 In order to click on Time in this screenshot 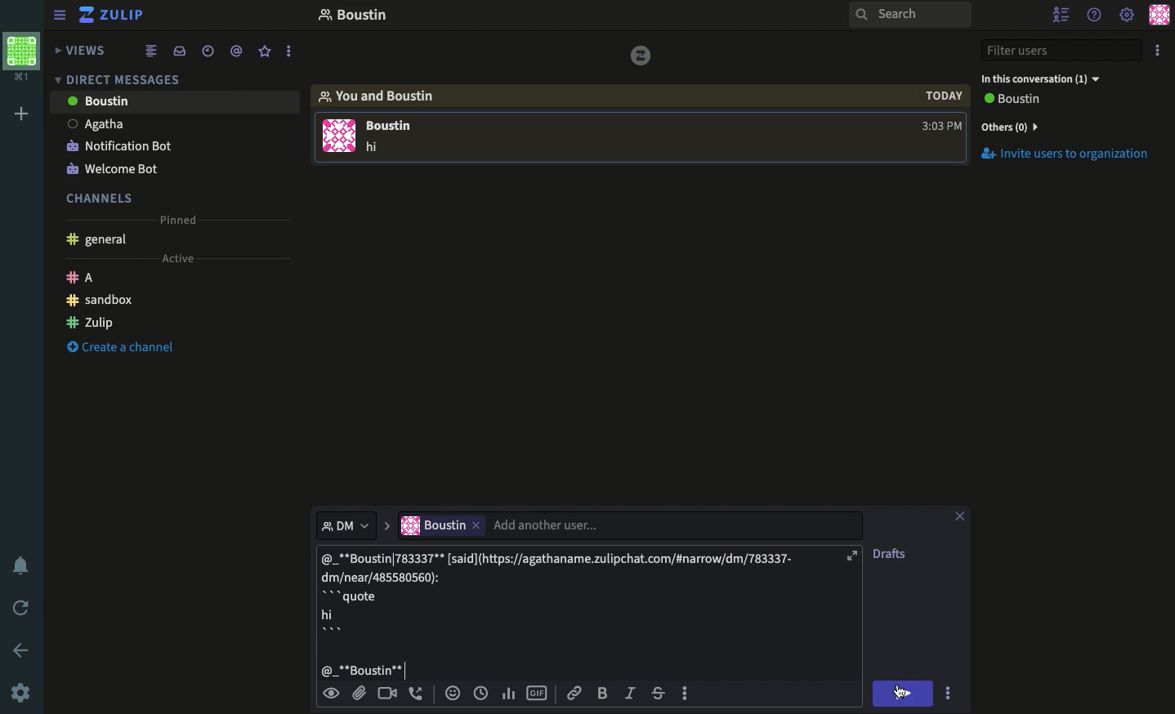, I will do `click(207, 50)`.